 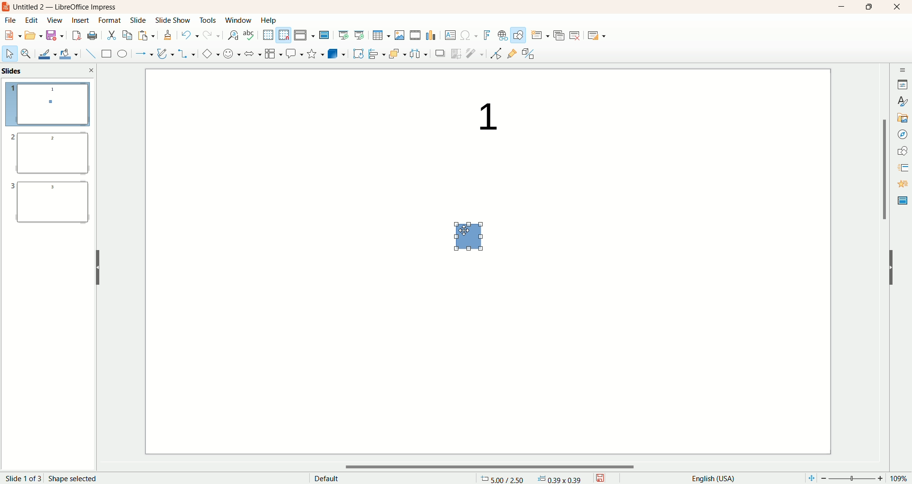 I want to click on save, so click(x=604, y=477).